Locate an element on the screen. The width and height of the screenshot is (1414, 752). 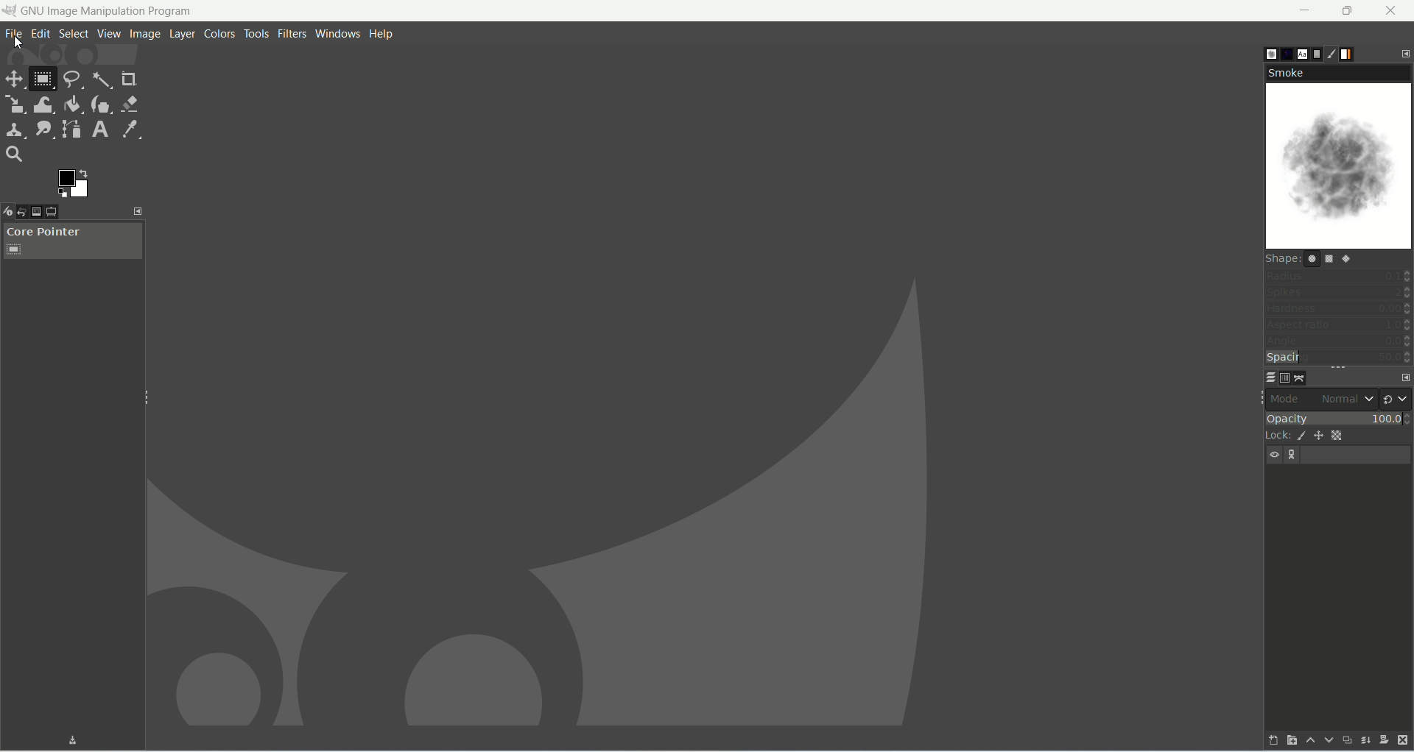
hardness is located at coordinates (1338, 308).